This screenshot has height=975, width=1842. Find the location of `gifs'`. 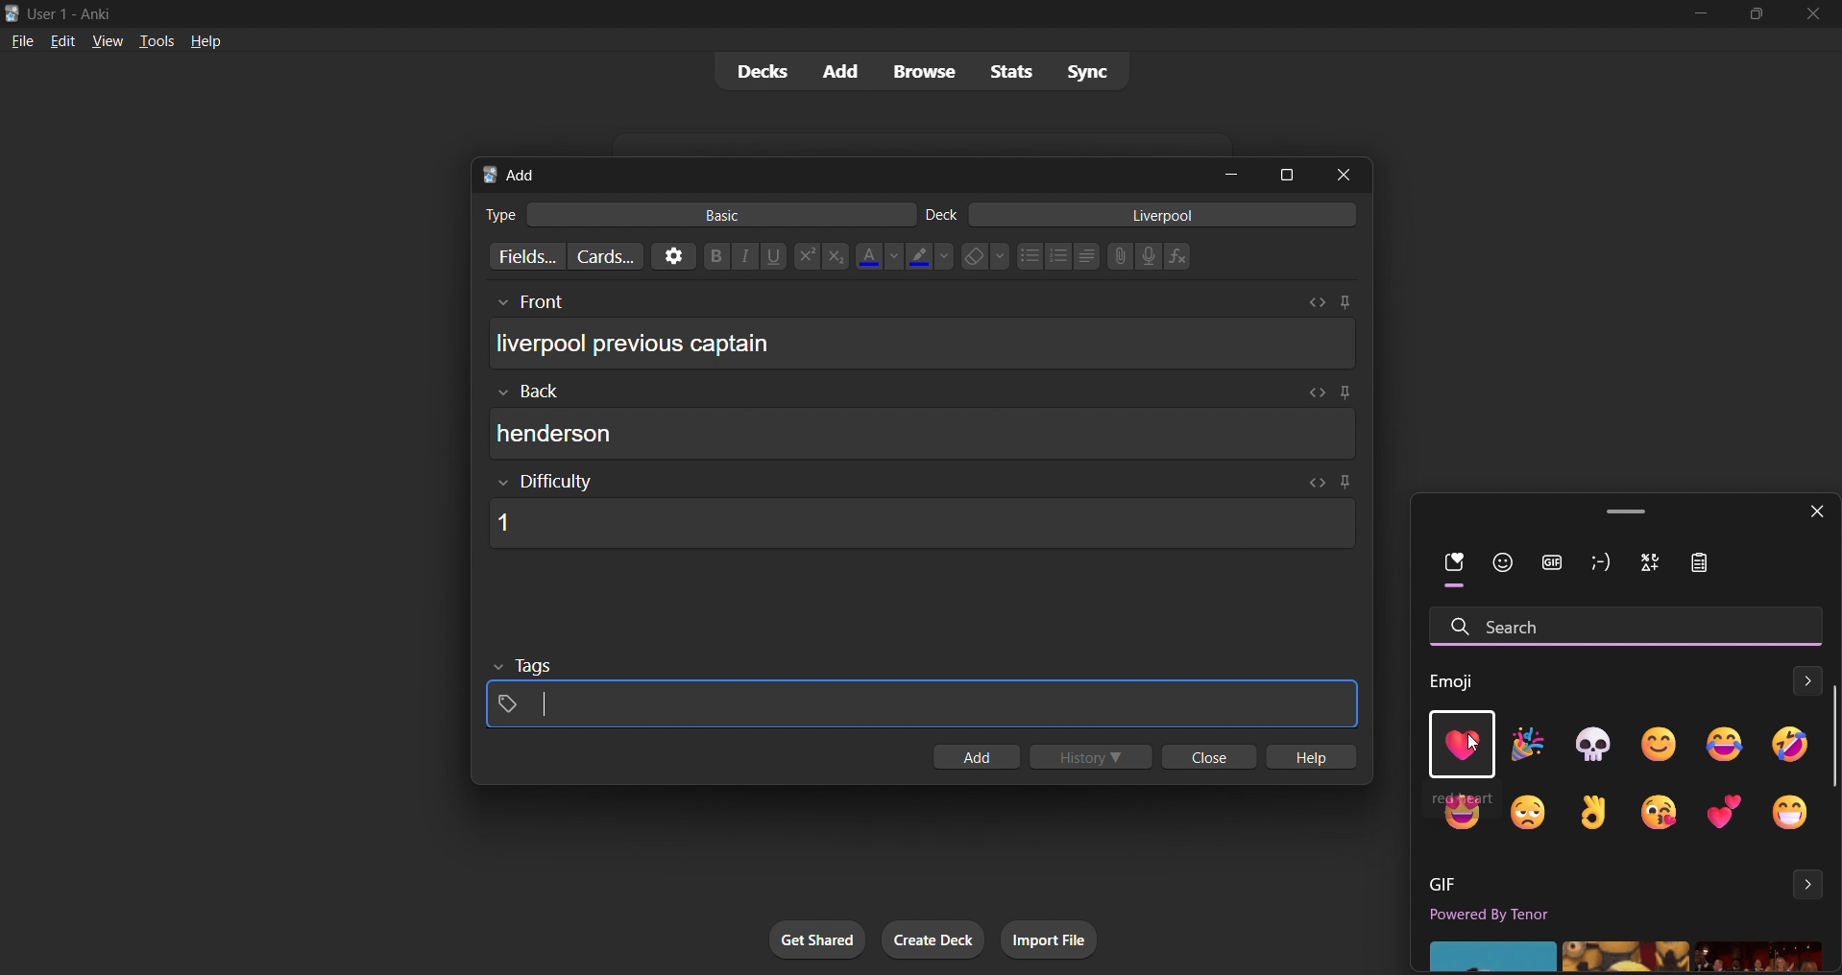

gifs' is located at coordinates (1623, 955).